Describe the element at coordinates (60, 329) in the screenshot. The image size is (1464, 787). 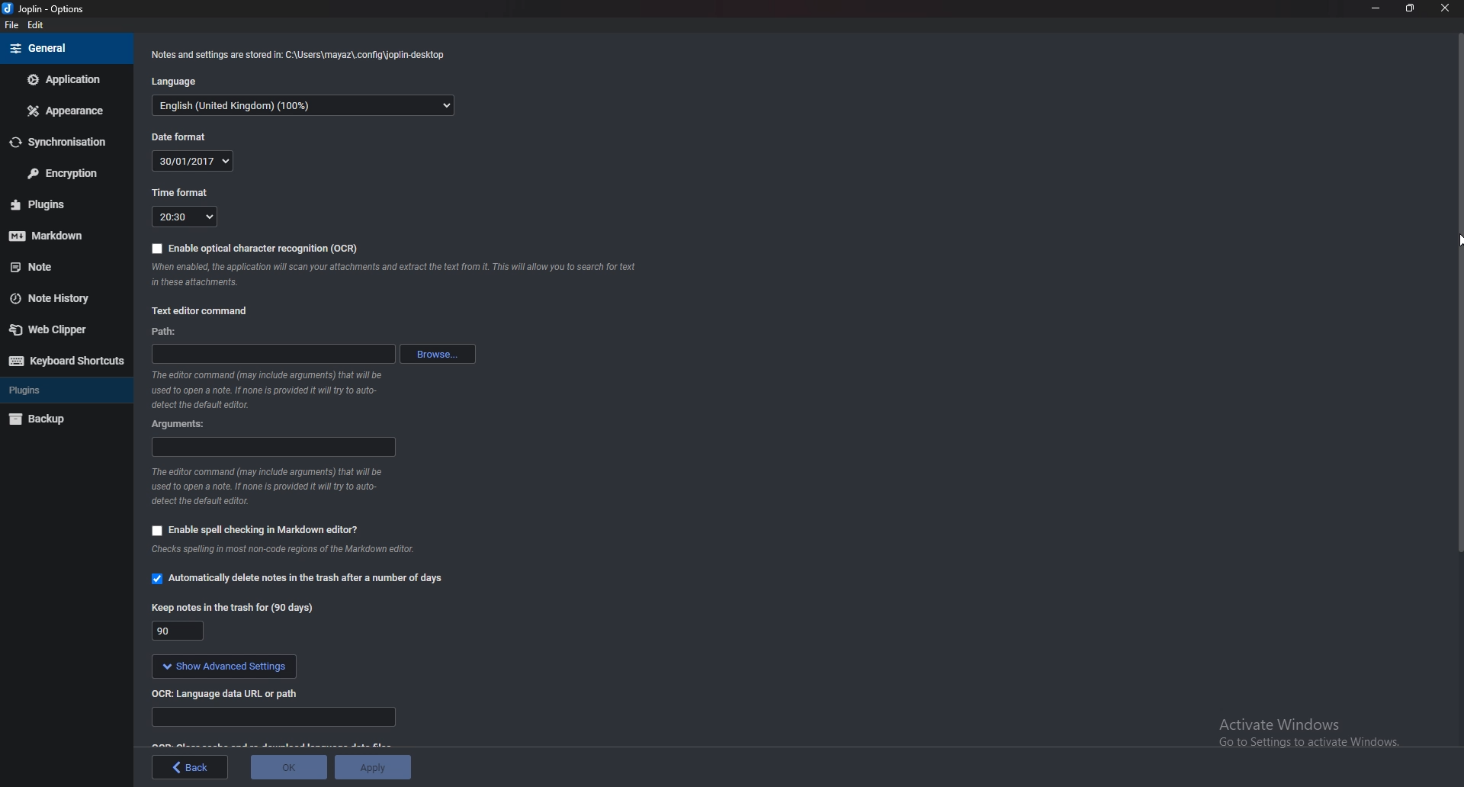
I see `Web clipper` at that location.